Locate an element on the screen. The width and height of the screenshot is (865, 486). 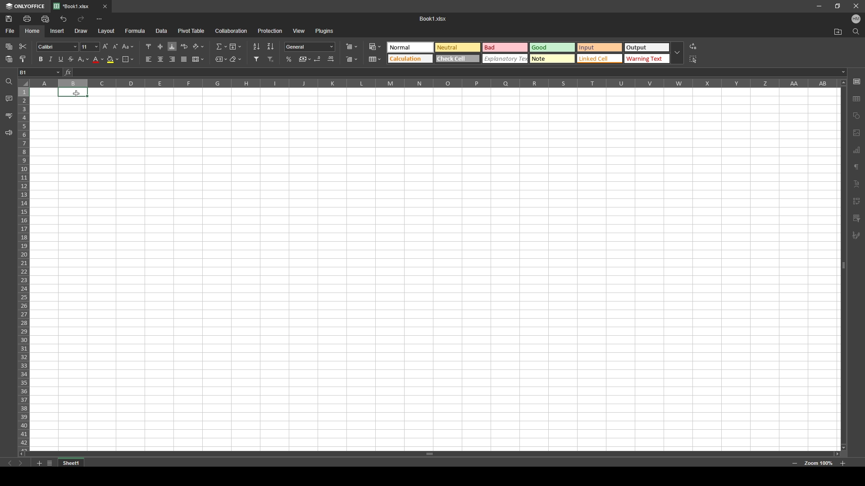
Output is located at coordinates (646, 48).